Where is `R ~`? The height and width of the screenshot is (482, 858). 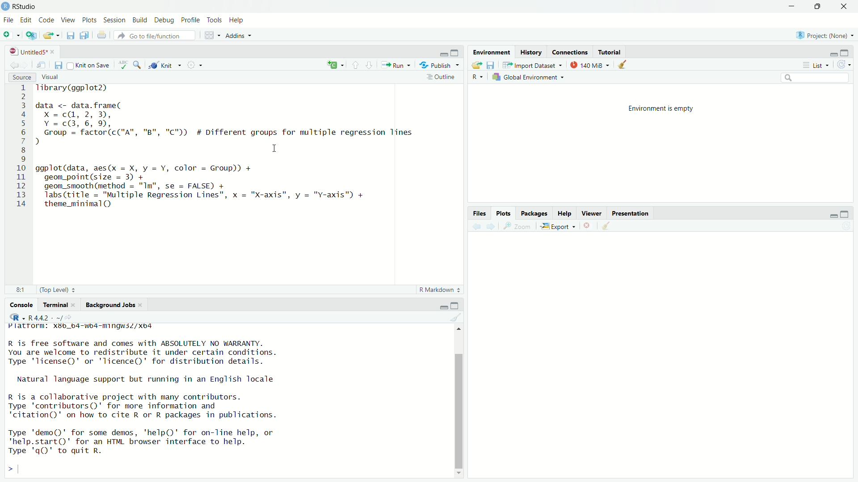
R ~ is located at coordinates (479, 75).